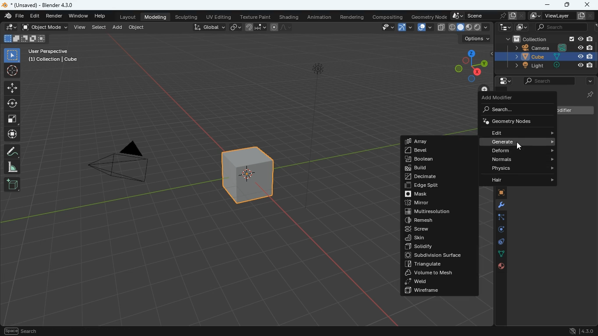  Describe the element at coordinates (439, 203) in the screenshot. I see `mirror` at that location.